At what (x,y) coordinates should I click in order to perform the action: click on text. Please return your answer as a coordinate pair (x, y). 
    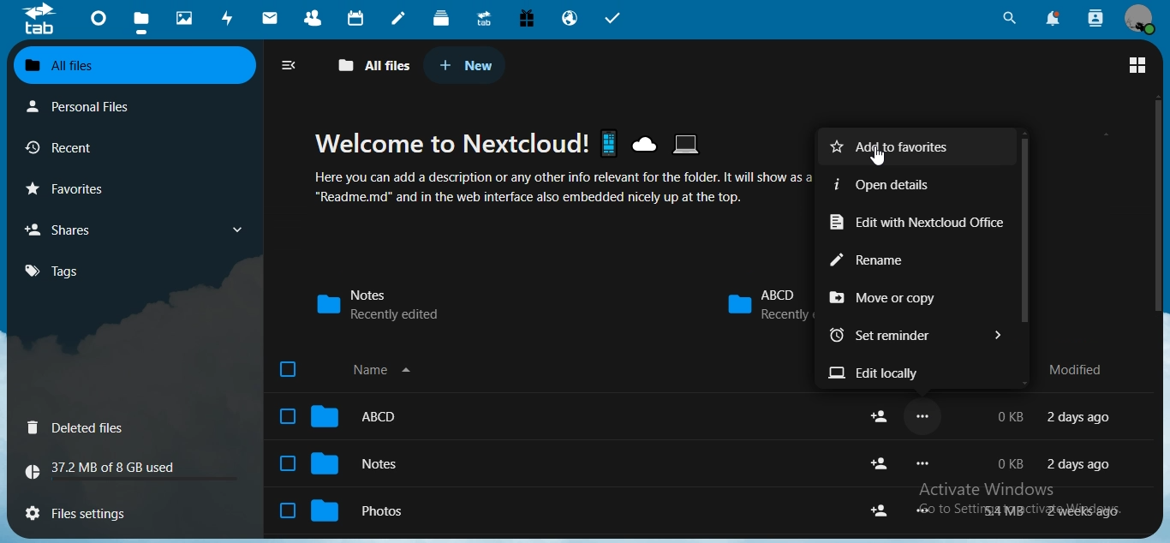
    Looking at the image, I should click on (1054, 510).